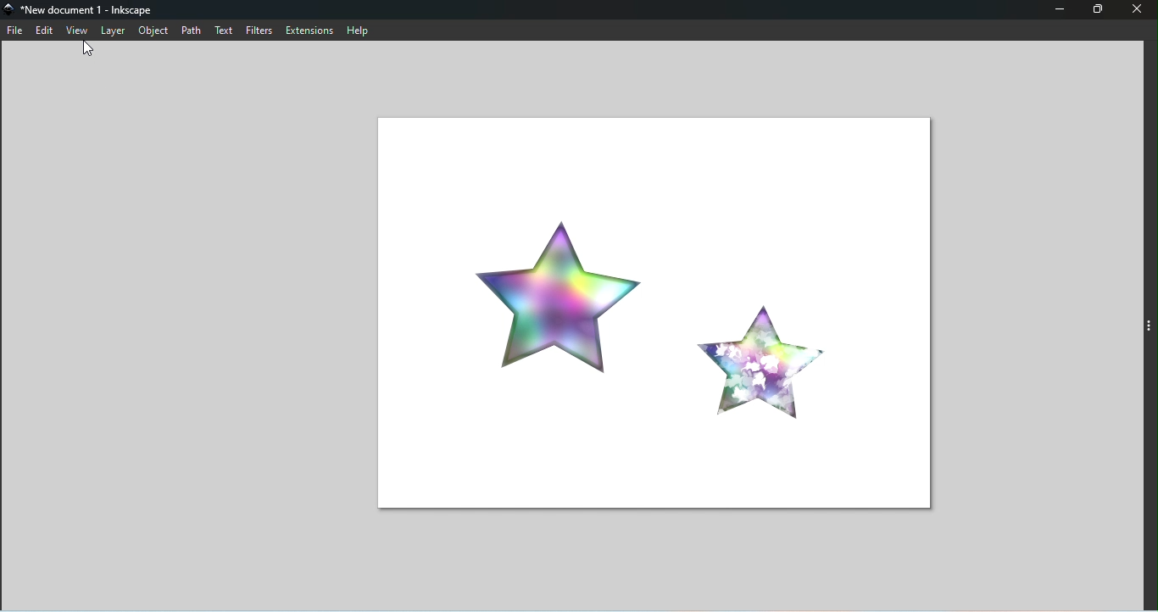  What do you see at coordinates (45, 31) in the screenshot?
I see `Edit` at bounding box center [45, 31].